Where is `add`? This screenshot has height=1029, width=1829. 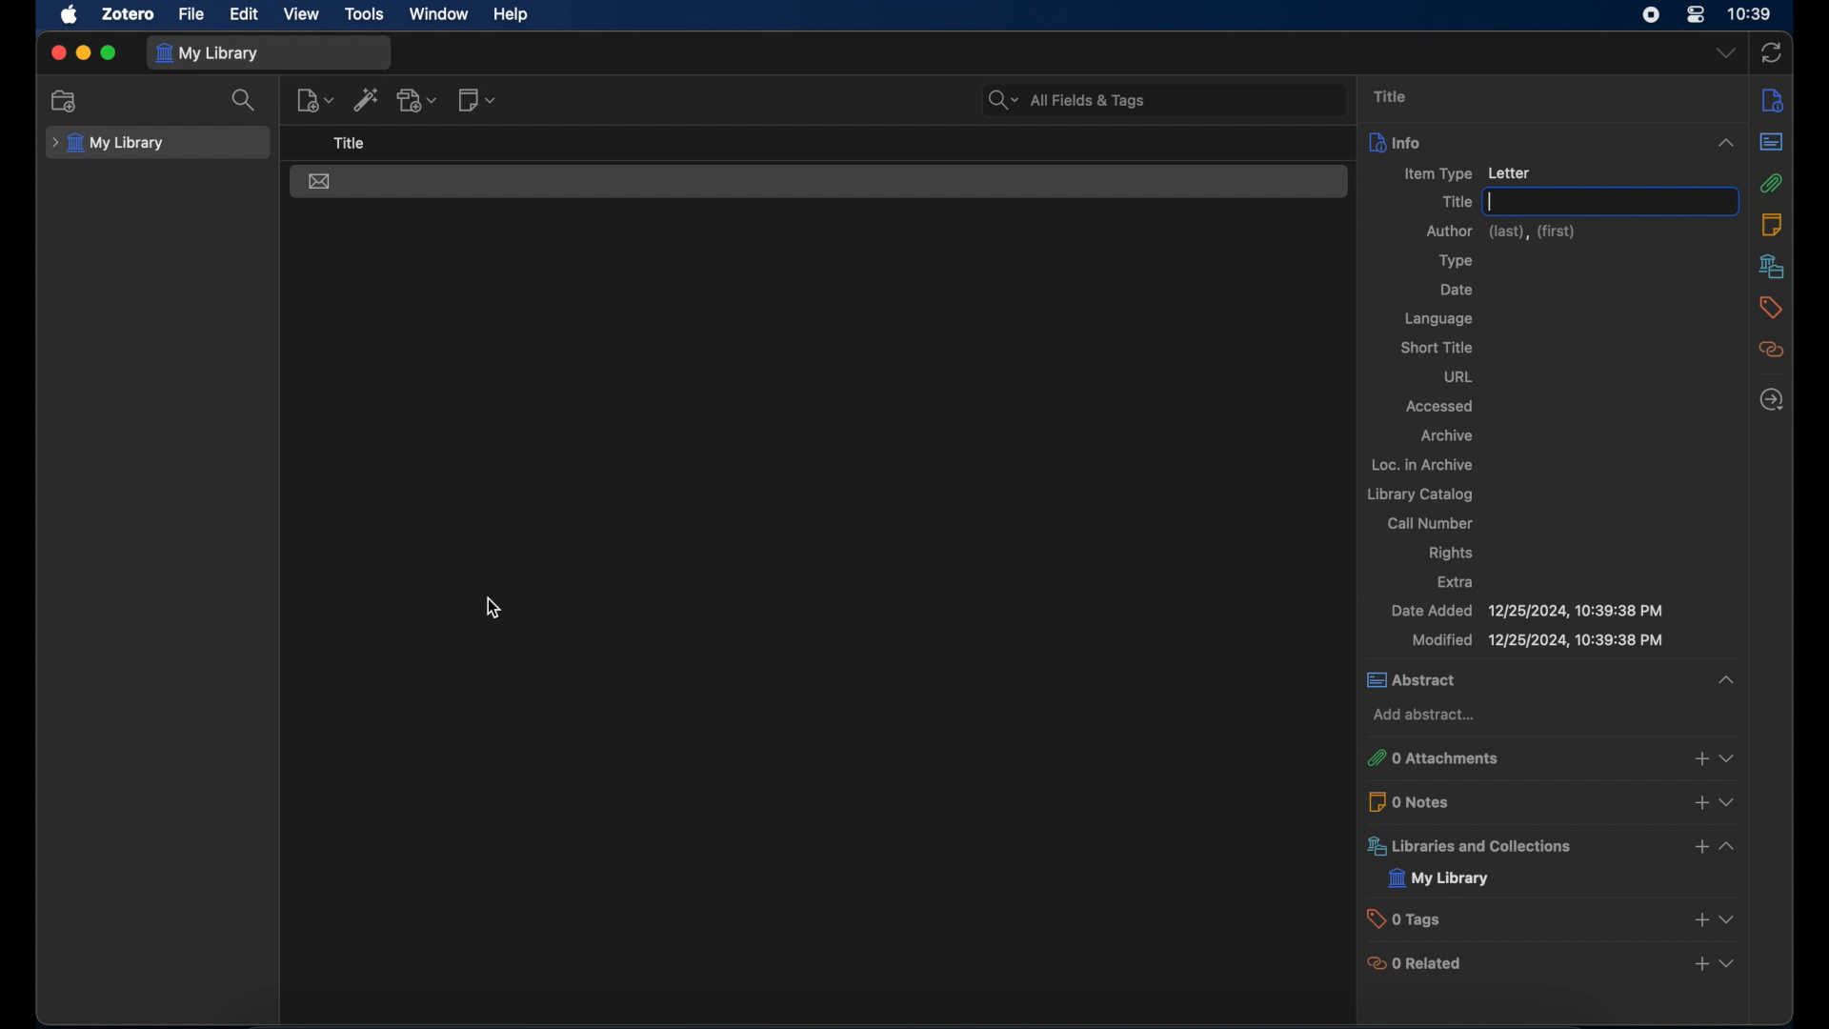 add is located at coordinates (1698, 802).